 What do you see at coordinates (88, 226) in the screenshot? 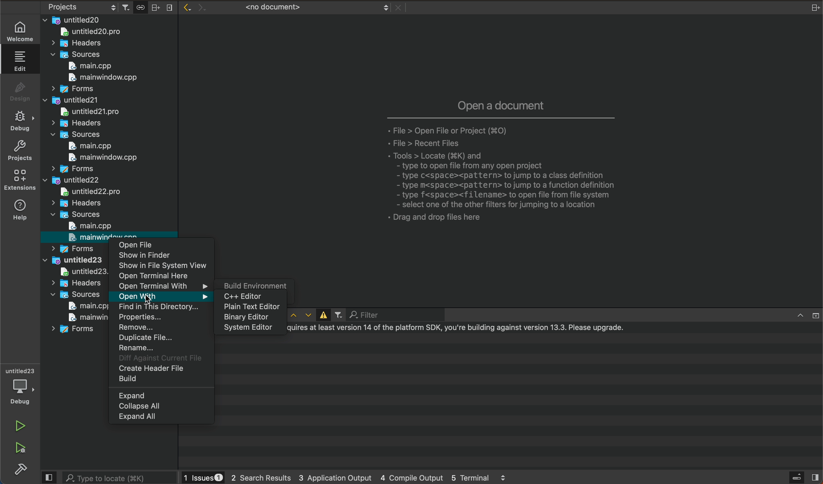
I see `main.cpp` at bounding box center [88, 226].